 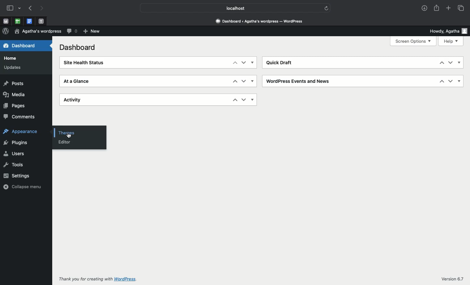 I want to click on Pinned tab, so click(x=6, y=22).